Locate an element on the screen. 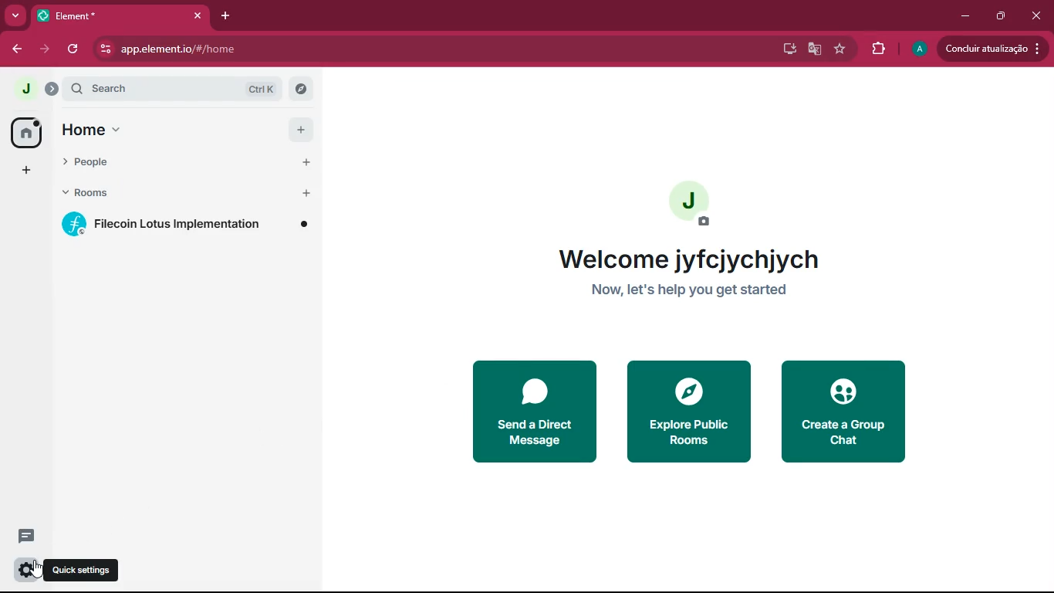 This screenshot has height=593, width=1054. add is located at coordinates (23, 173).